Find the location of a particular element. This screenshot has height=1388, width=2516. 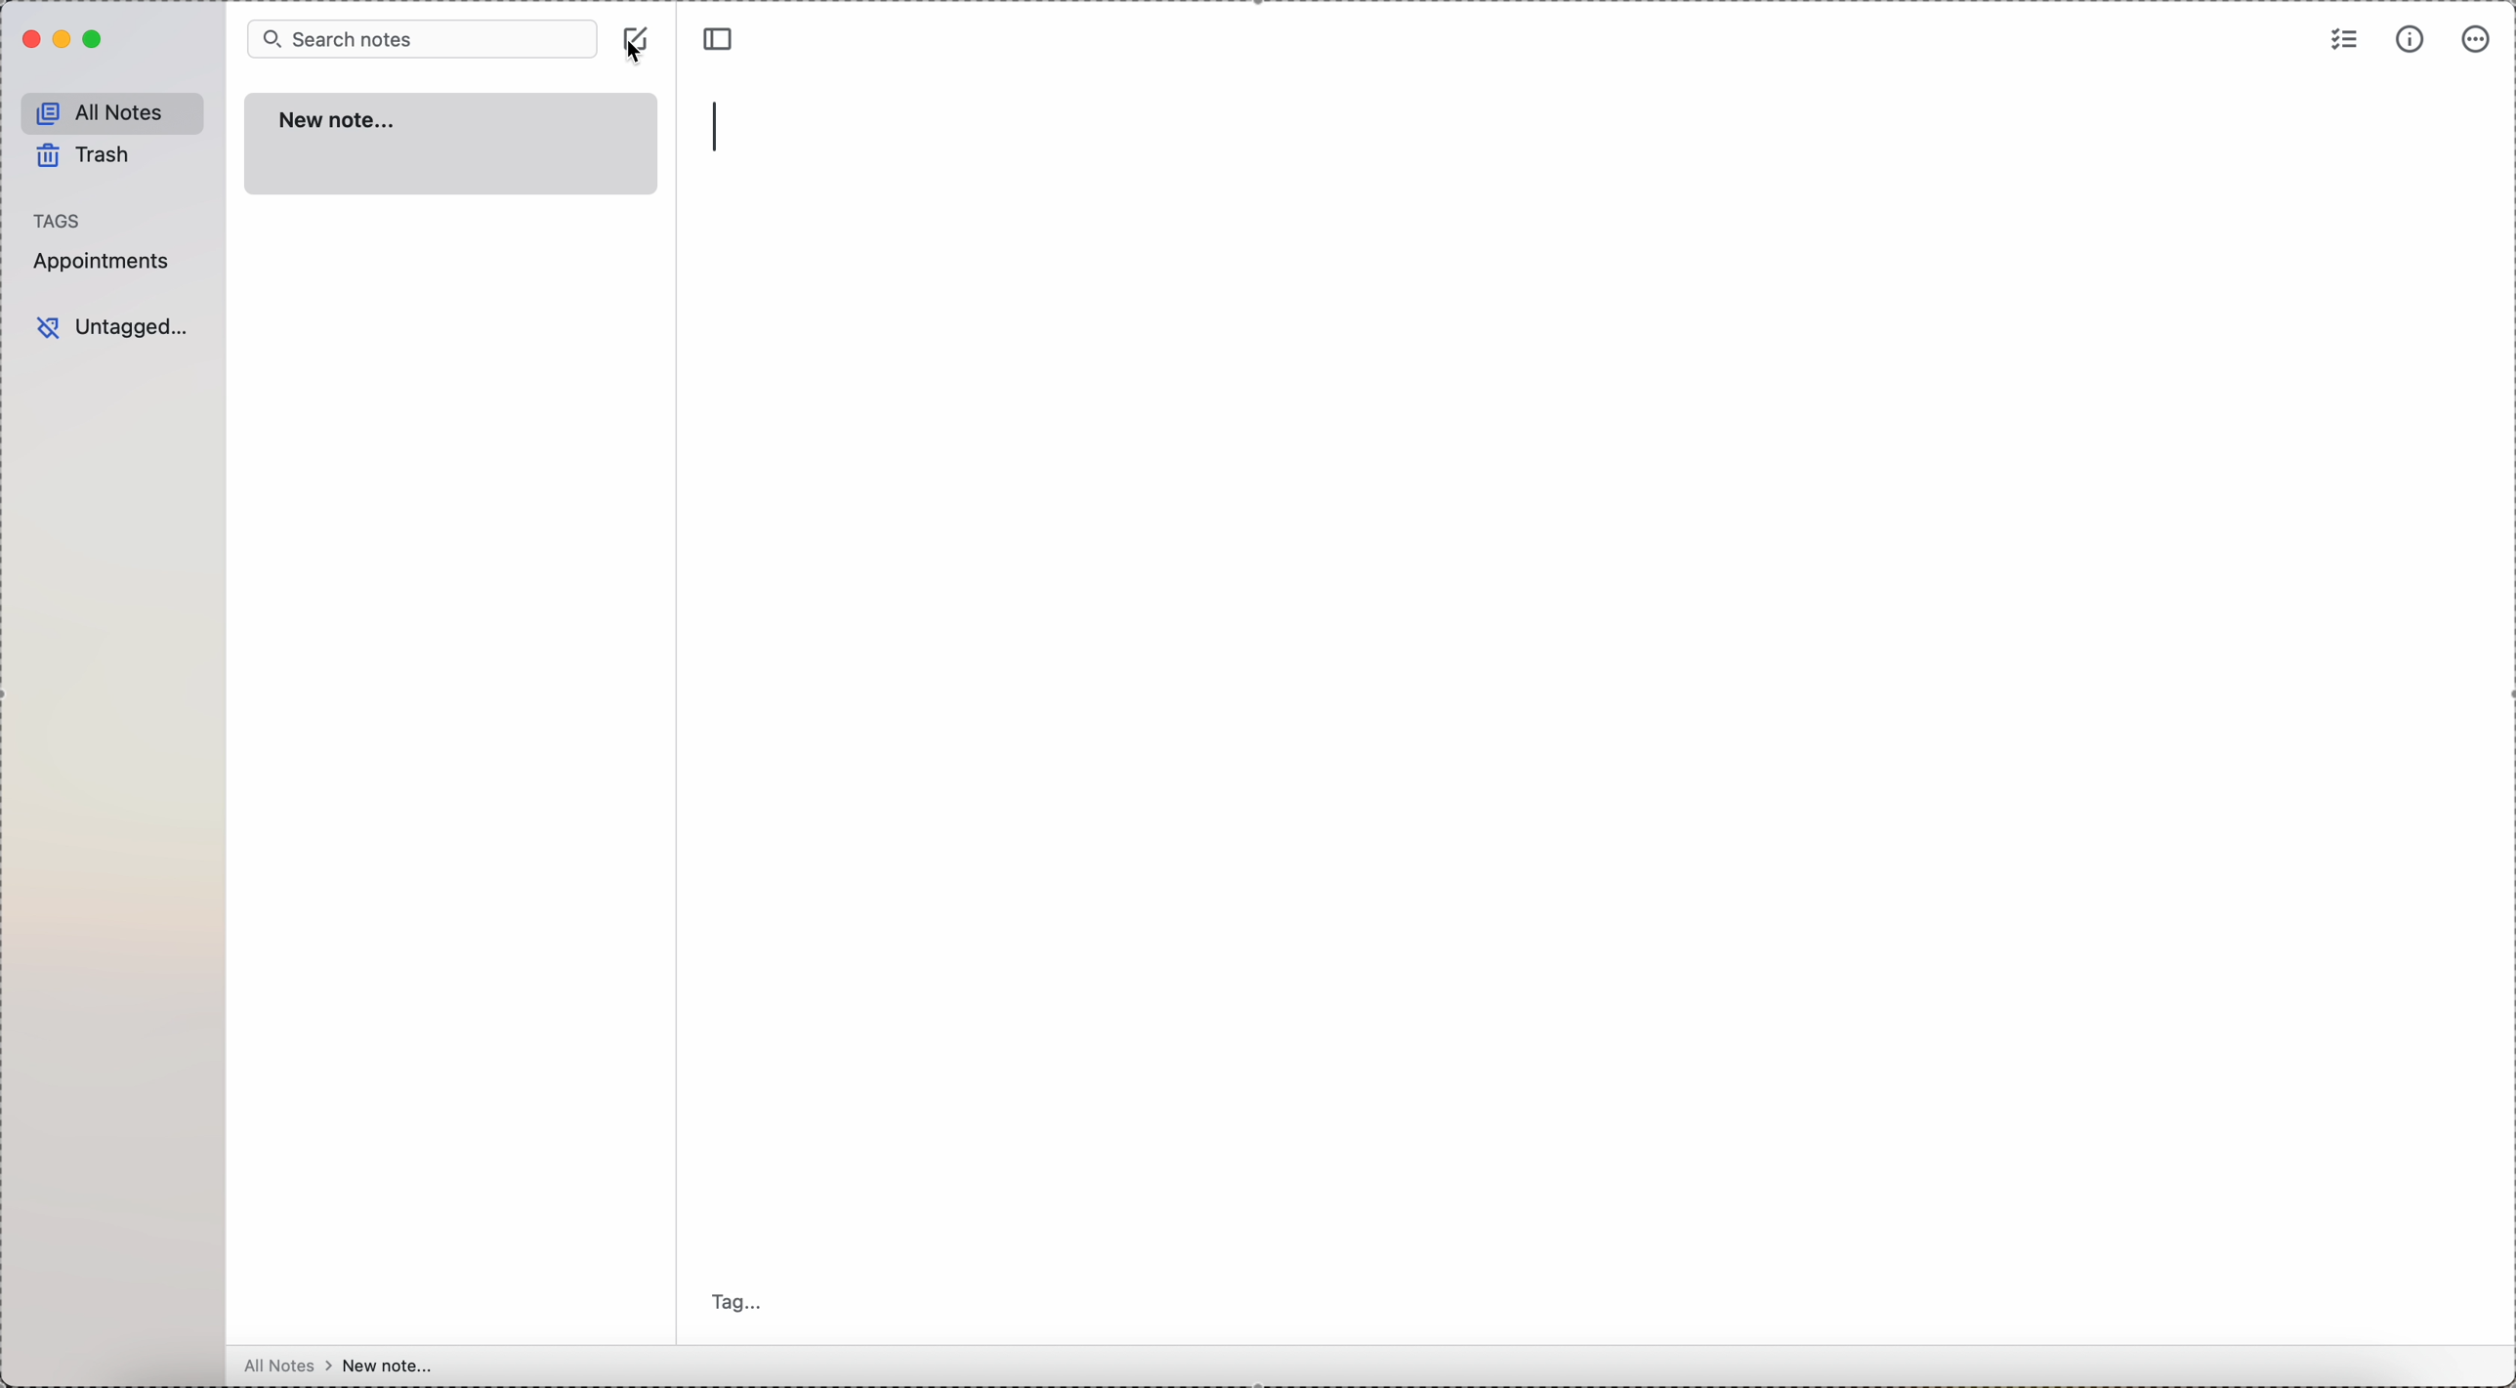

trash is located at coordinates (87, 159).